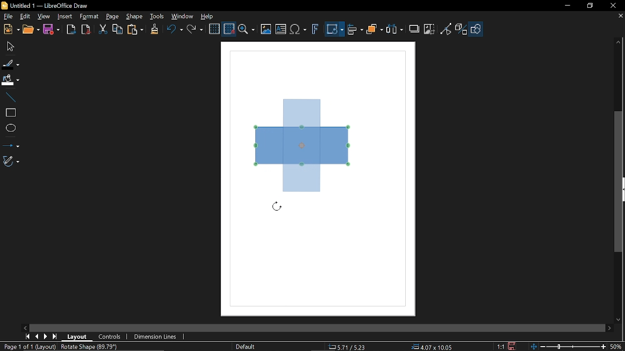  What do you see at coordinates (415, 28) in the screenshot?
I see `Shadow` at bounding box center [415, 28].